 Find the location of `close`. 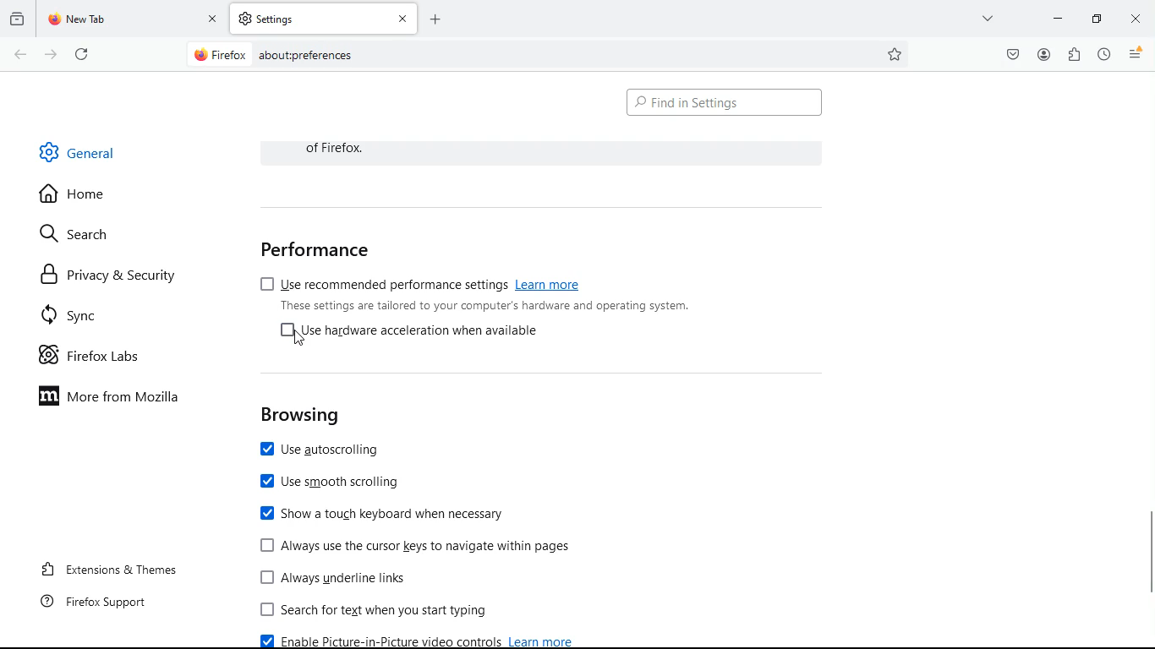

close is located at coordinates (1136, 18).